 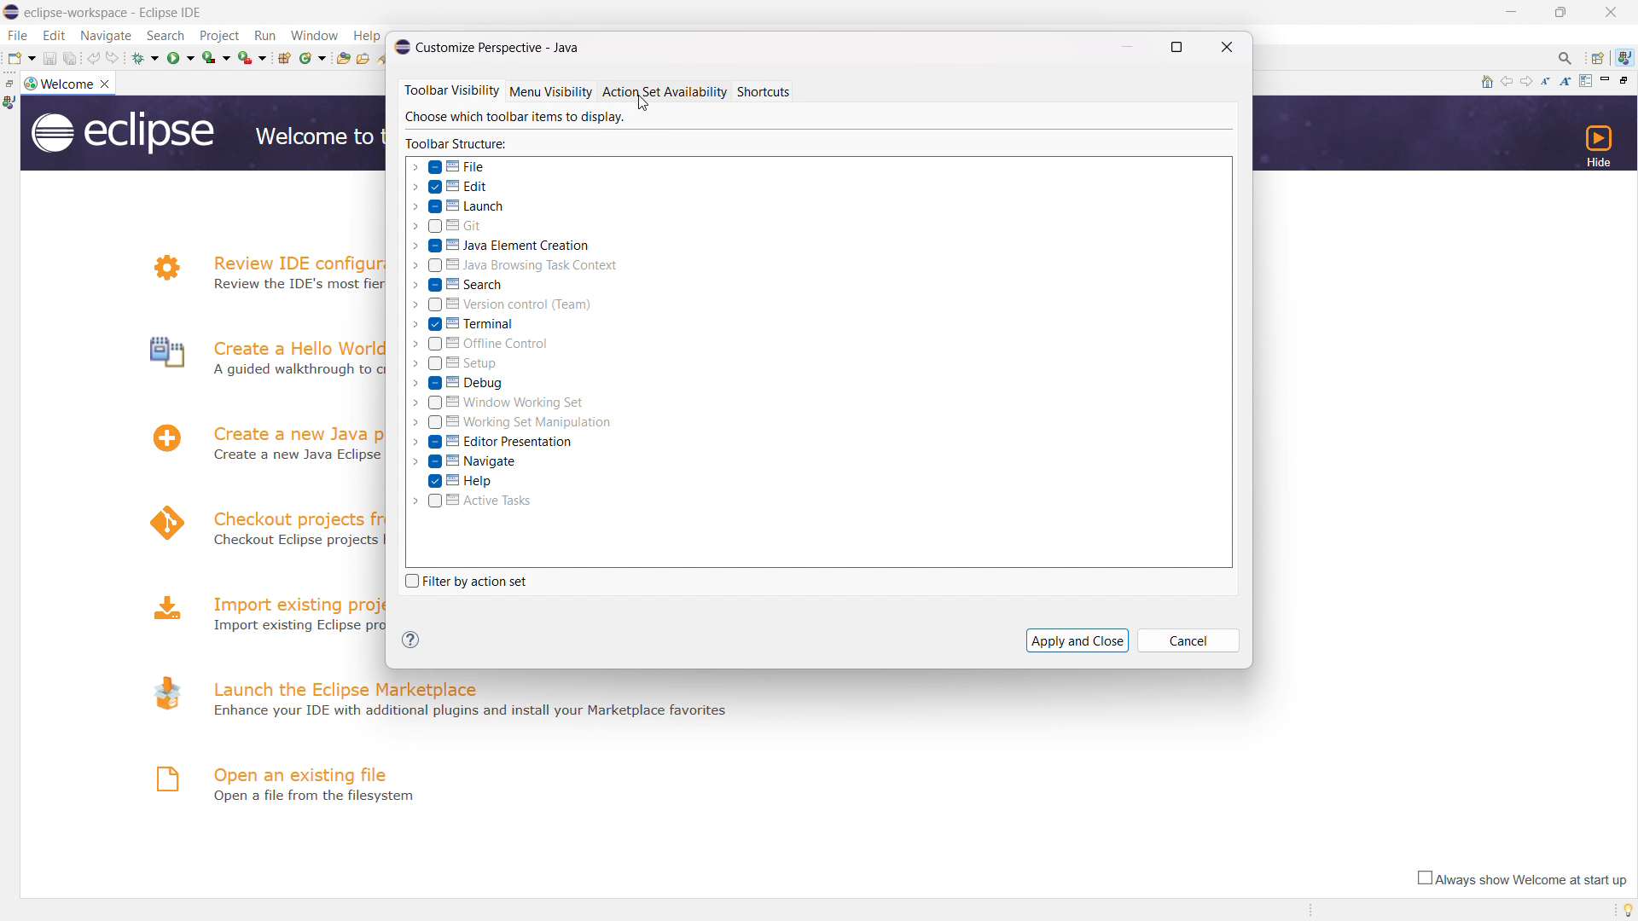 What do you see at coordinates (302, 773) in the screenshot?
I see `open an existing file` at bounding box center [302, 773].